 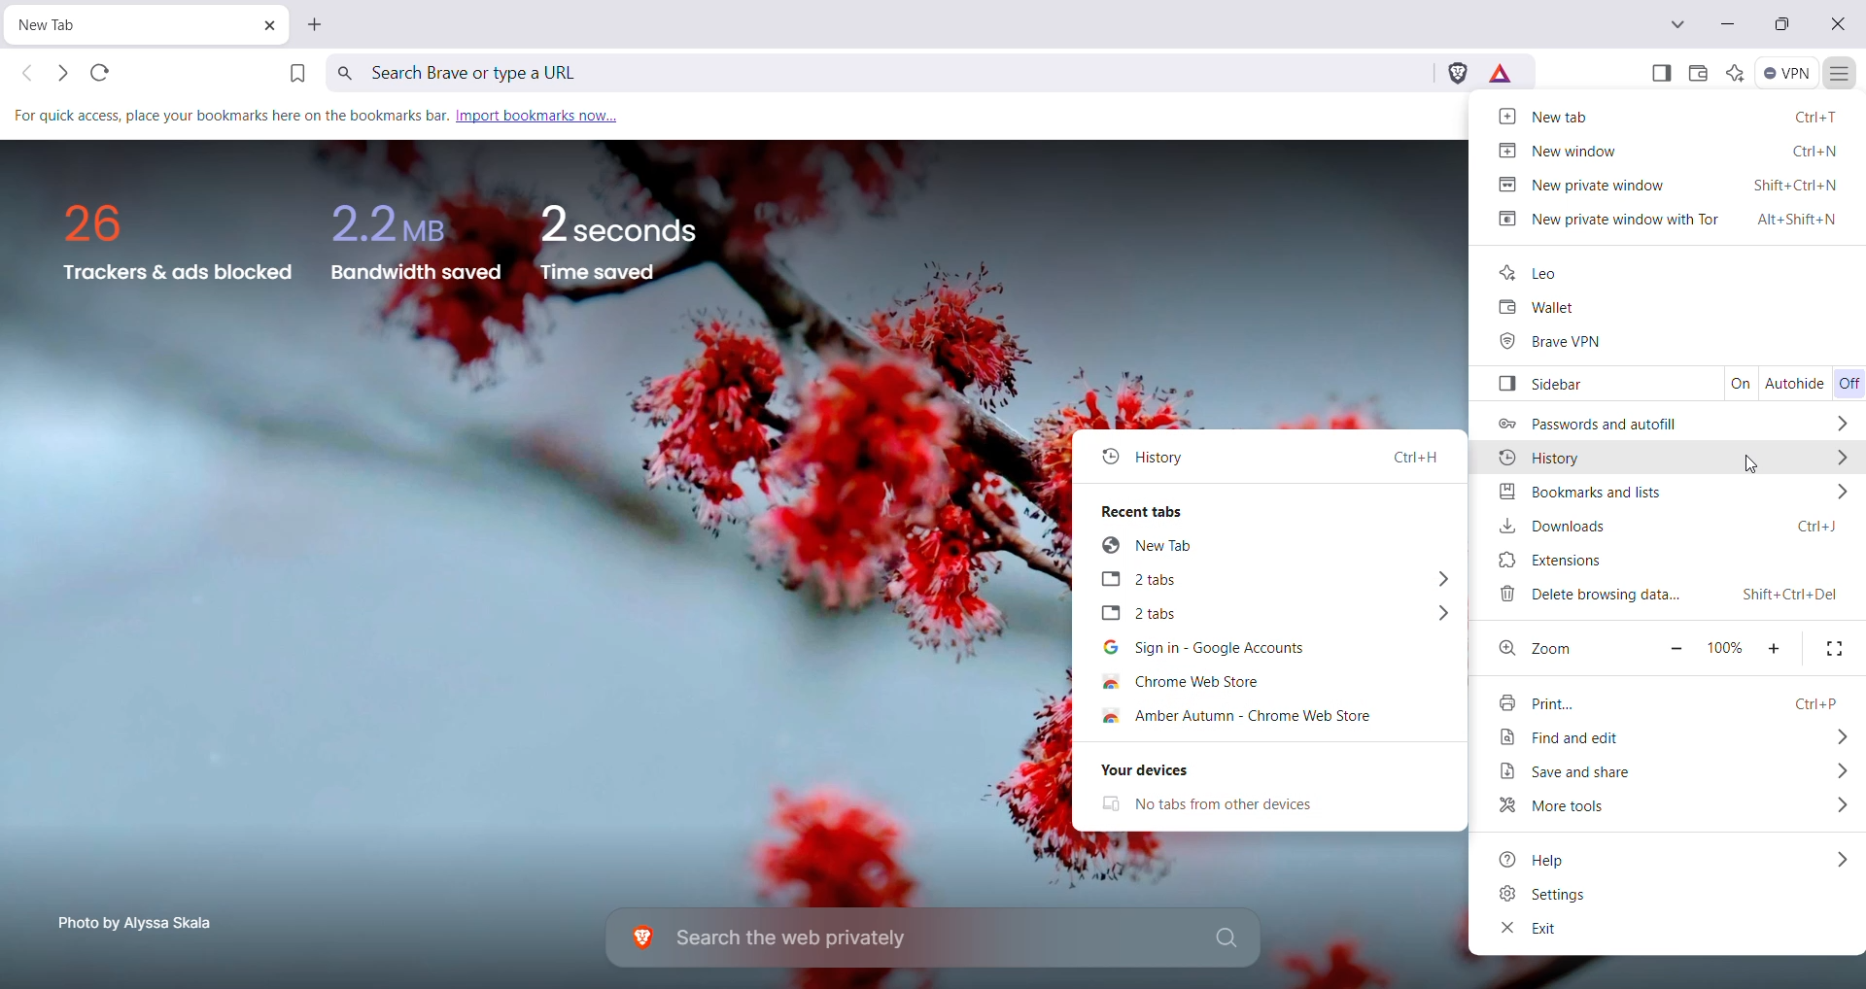 What do you see at coordinates (1776, 647) in the screenshot?
I see `Make Text Larger` at bounding box center [1776, 647].